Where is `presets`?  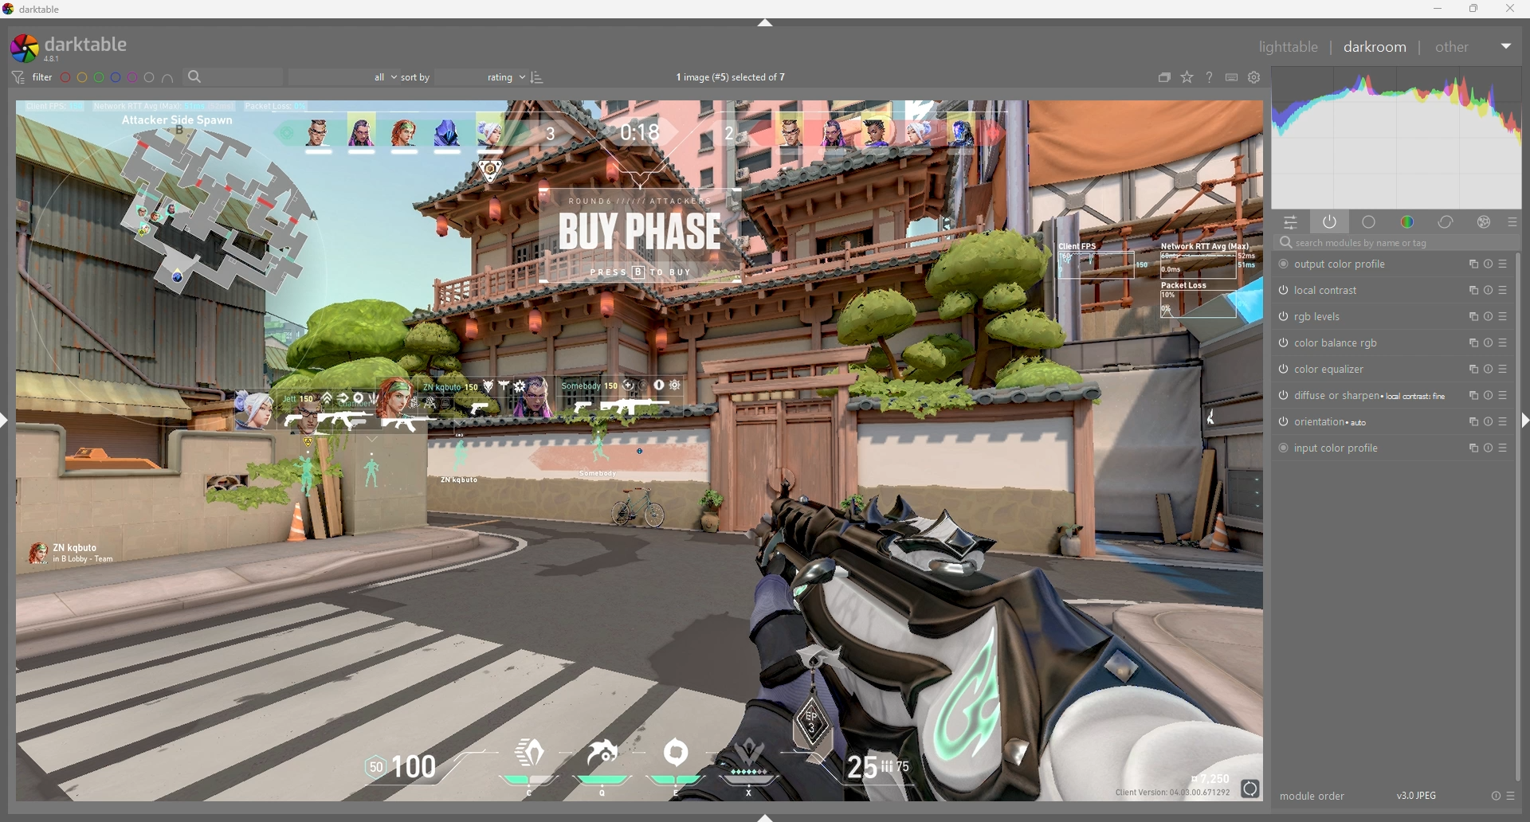 presets is located at coordinates (1503, 421).